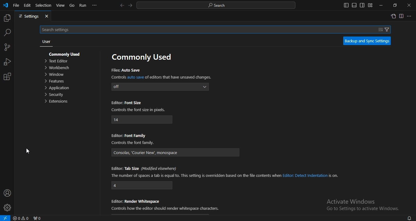 The height and width of the screenshot is (221, 416). What do you see at coordinates (16, 5) in the screenshot?
I see `file` at bounding box center [16, 5].